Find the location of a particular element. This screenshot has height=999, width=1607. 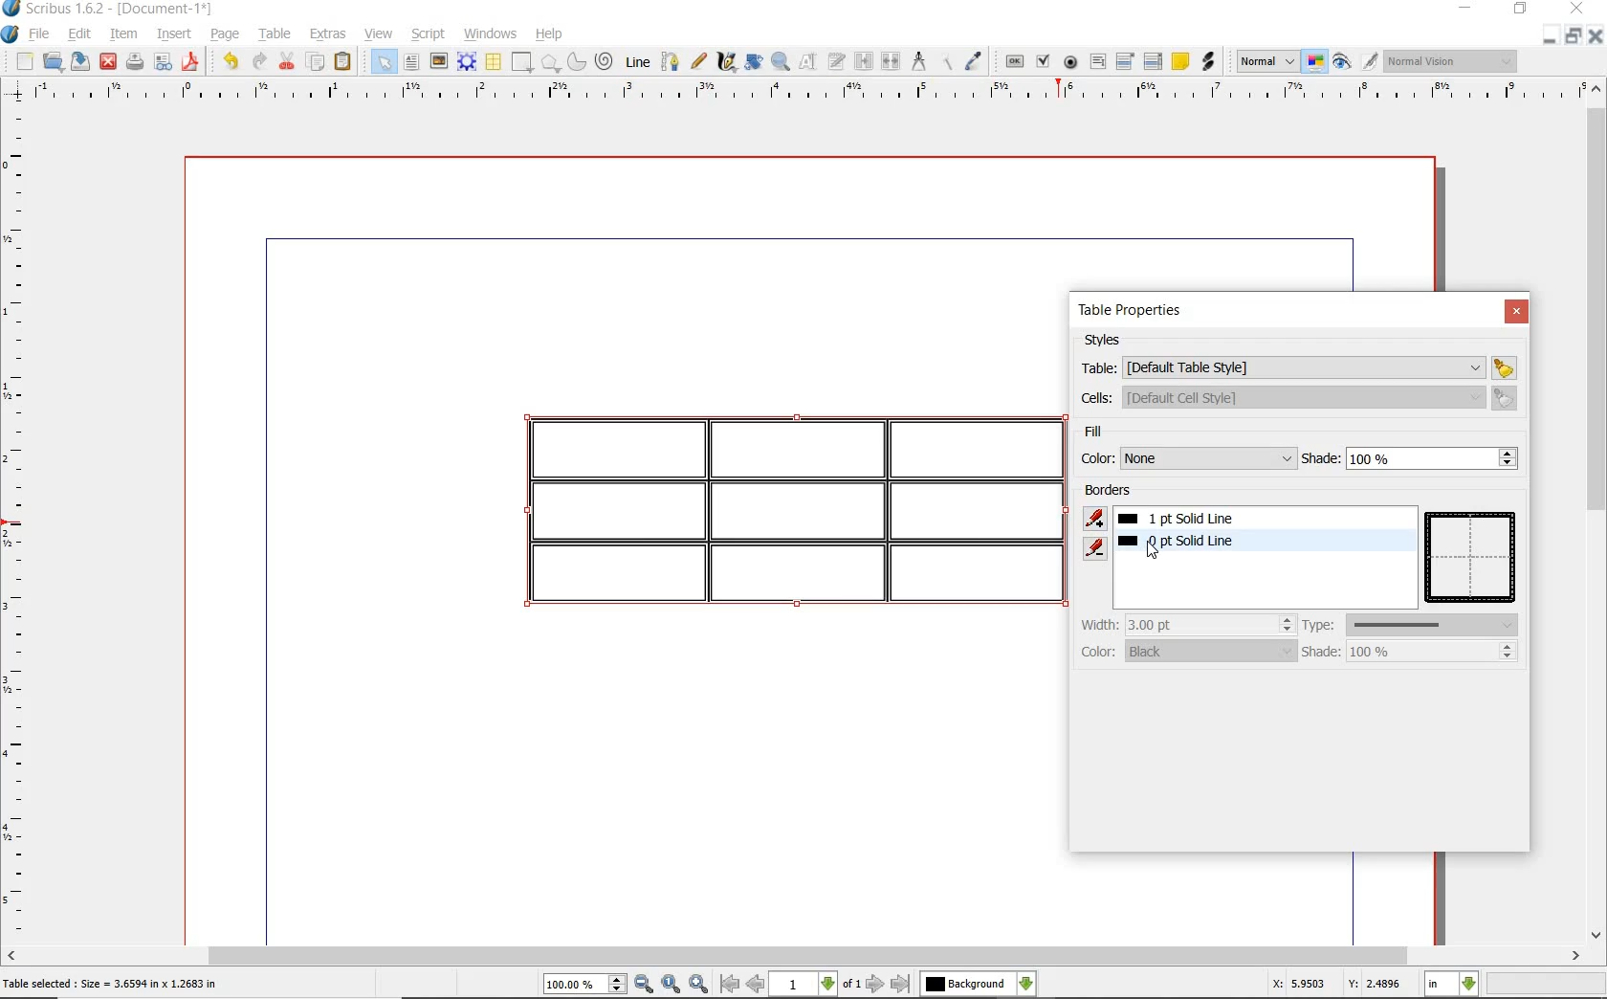

zoom factor is located at coordinates (1546, 986).